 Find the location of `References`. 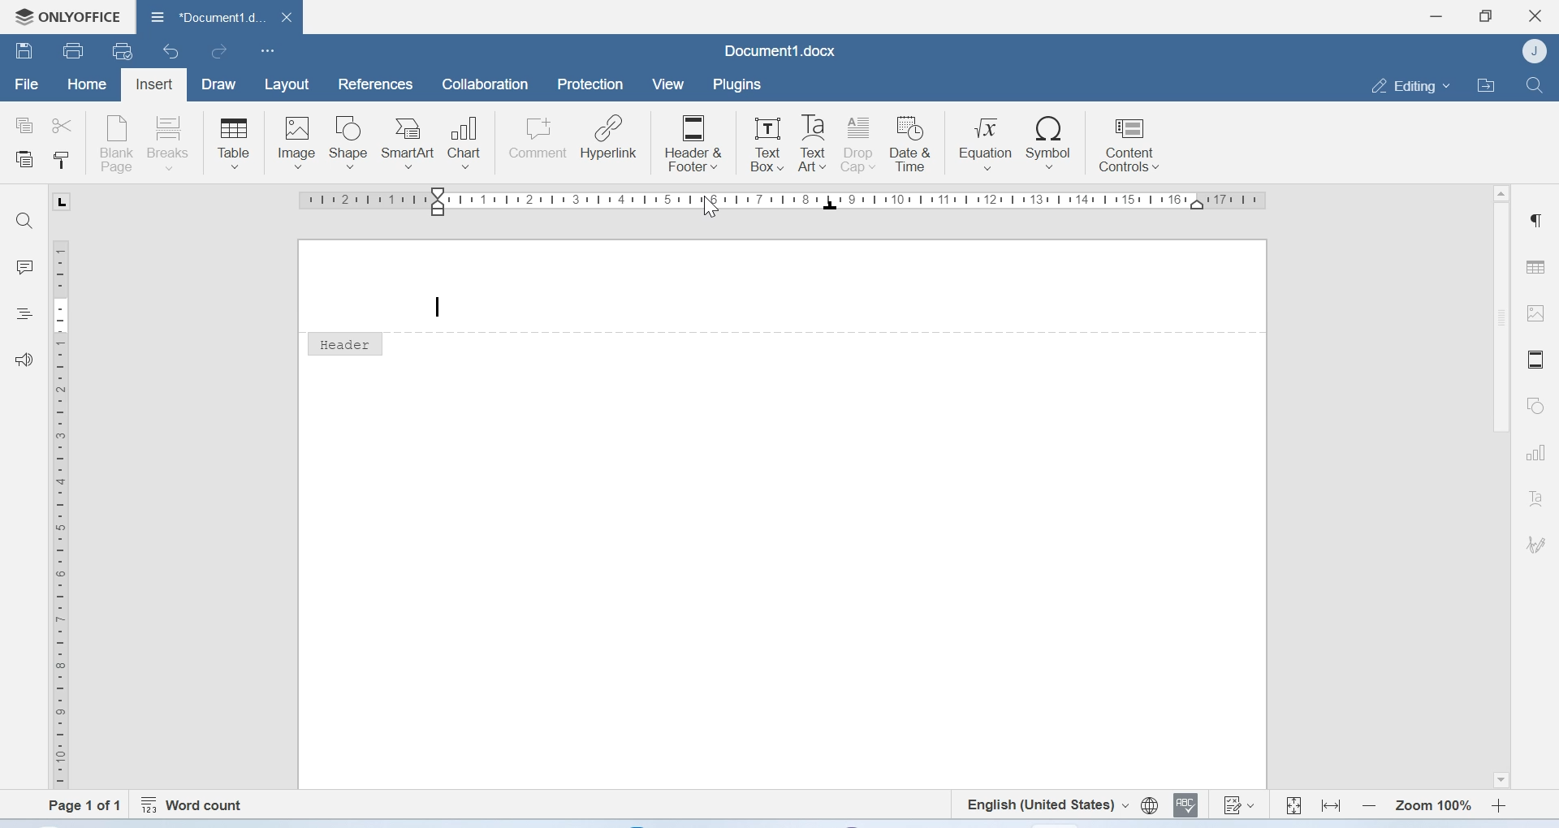

References is located at coordinates (373, 84).